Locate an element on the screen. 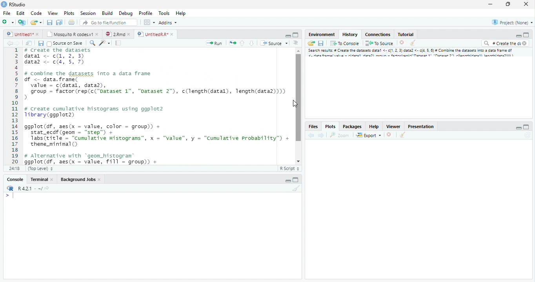 This screenshot has width=535, height=282. Alignment is located at coordinates (296, 44).